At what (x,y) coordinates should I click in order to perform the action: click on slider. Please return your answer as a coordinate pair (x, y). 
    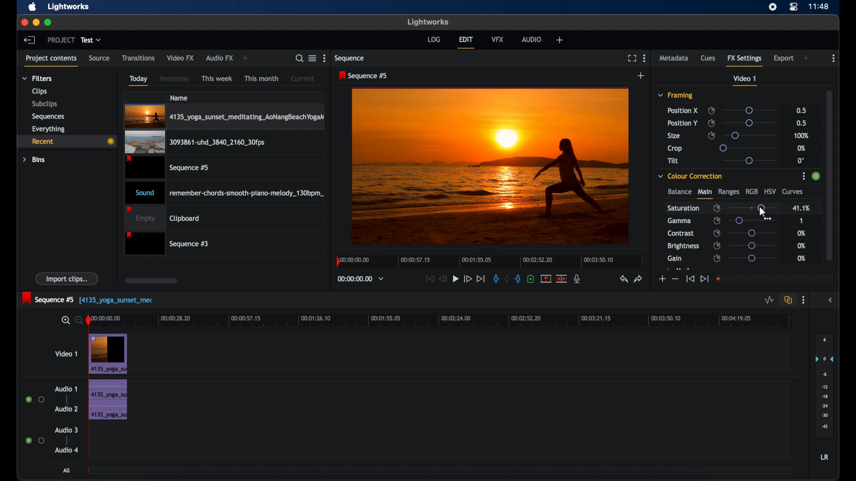
    Looking at the image, I should click on (755, 220).